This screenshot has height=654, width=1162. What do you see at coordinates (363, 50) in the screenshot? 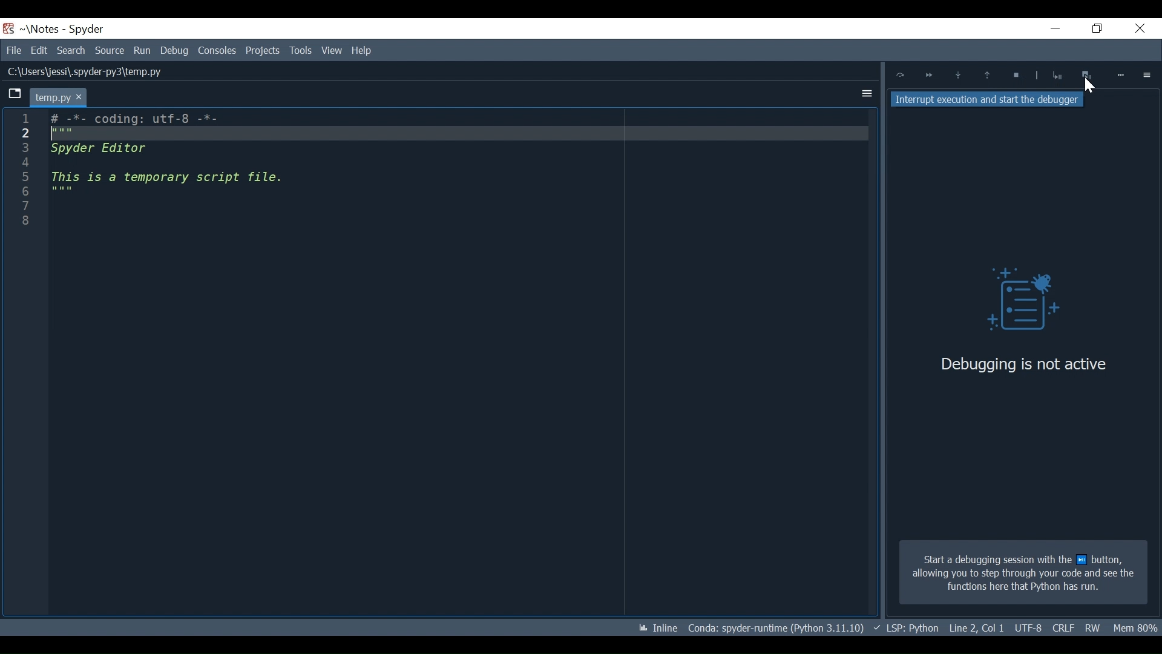
I see `Help` at bounding box center [363, 50].